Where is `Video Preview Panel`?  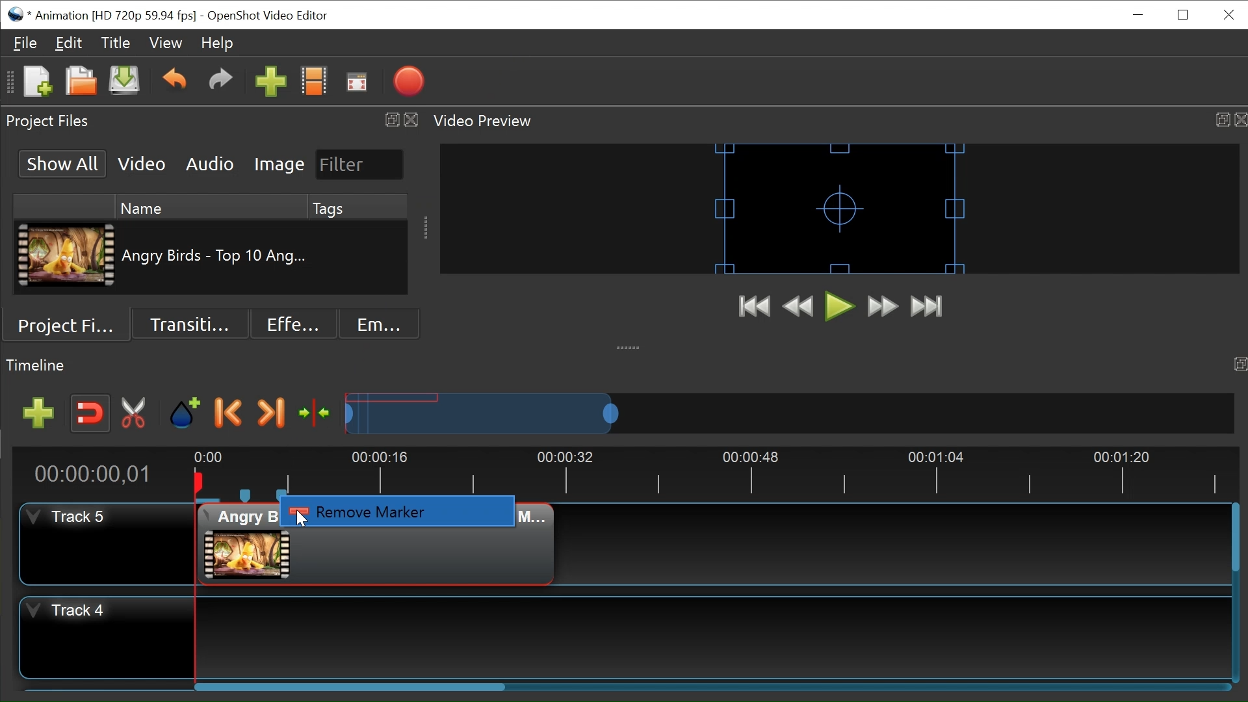
Video Preview Panel is located at coordinates (839, 122).